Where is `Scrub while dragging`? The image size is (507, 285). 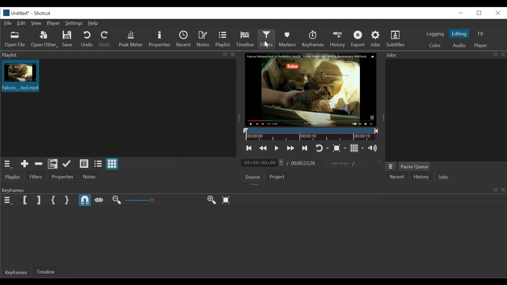
Scrub while dragging is located at coordinates (99, 200).